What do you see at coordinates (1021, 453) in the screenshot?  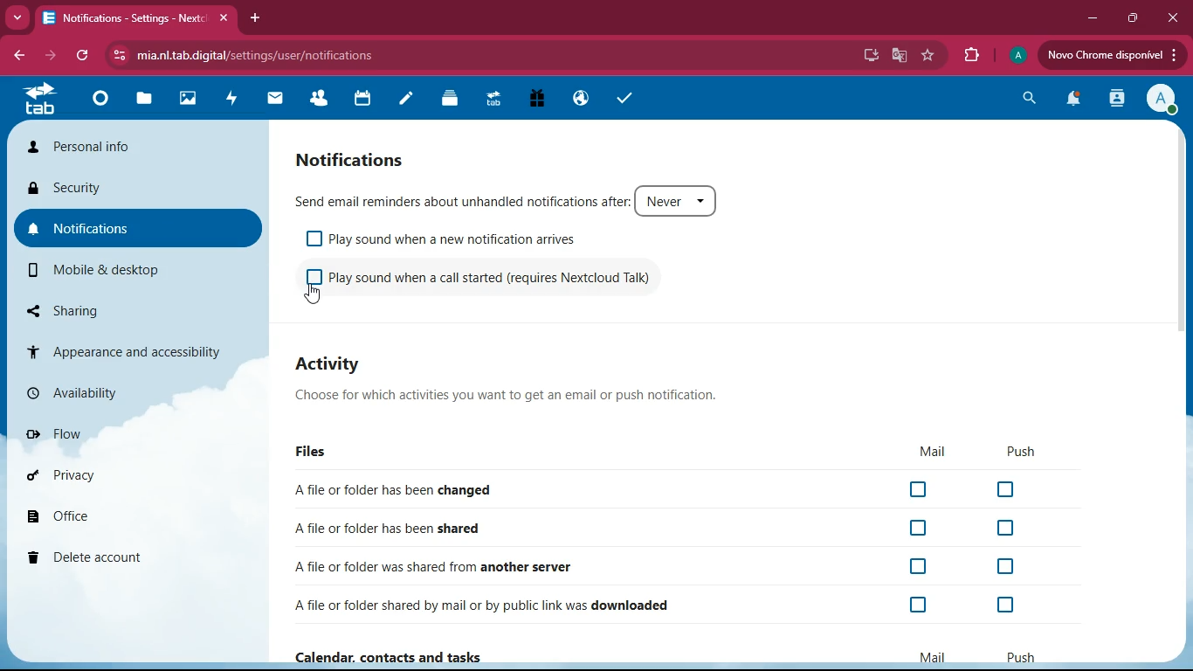 I see `push` at bounding box center [1021, 453].